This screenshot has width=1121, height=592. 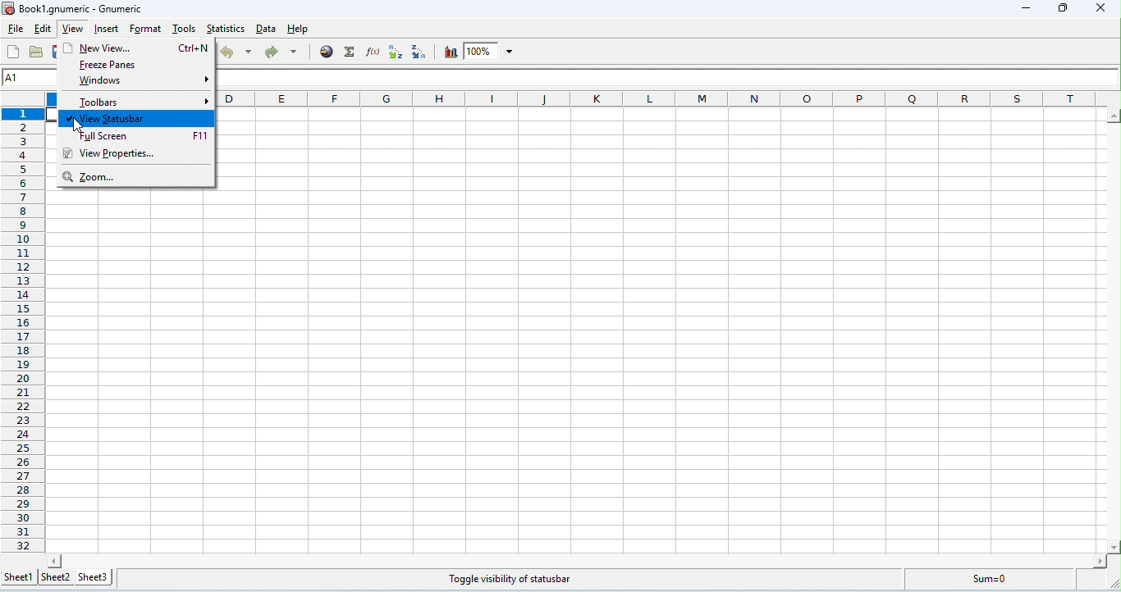 What do you see at coordinates (32, 77) in the screenshot?
I see `selected cell number` at bounding box center [32, 77].